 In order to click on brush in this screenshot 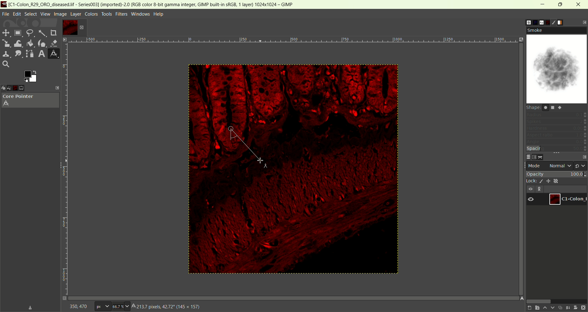, I will do `click(556, 22)`.